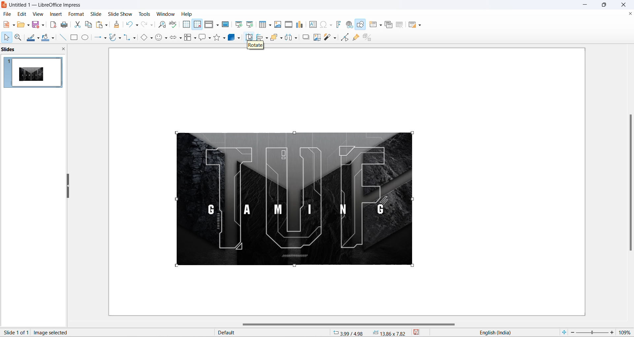  What do you see at coordinates (607, 6) in the screenshot?
I see `maximize` at bounding box center [607, 6].